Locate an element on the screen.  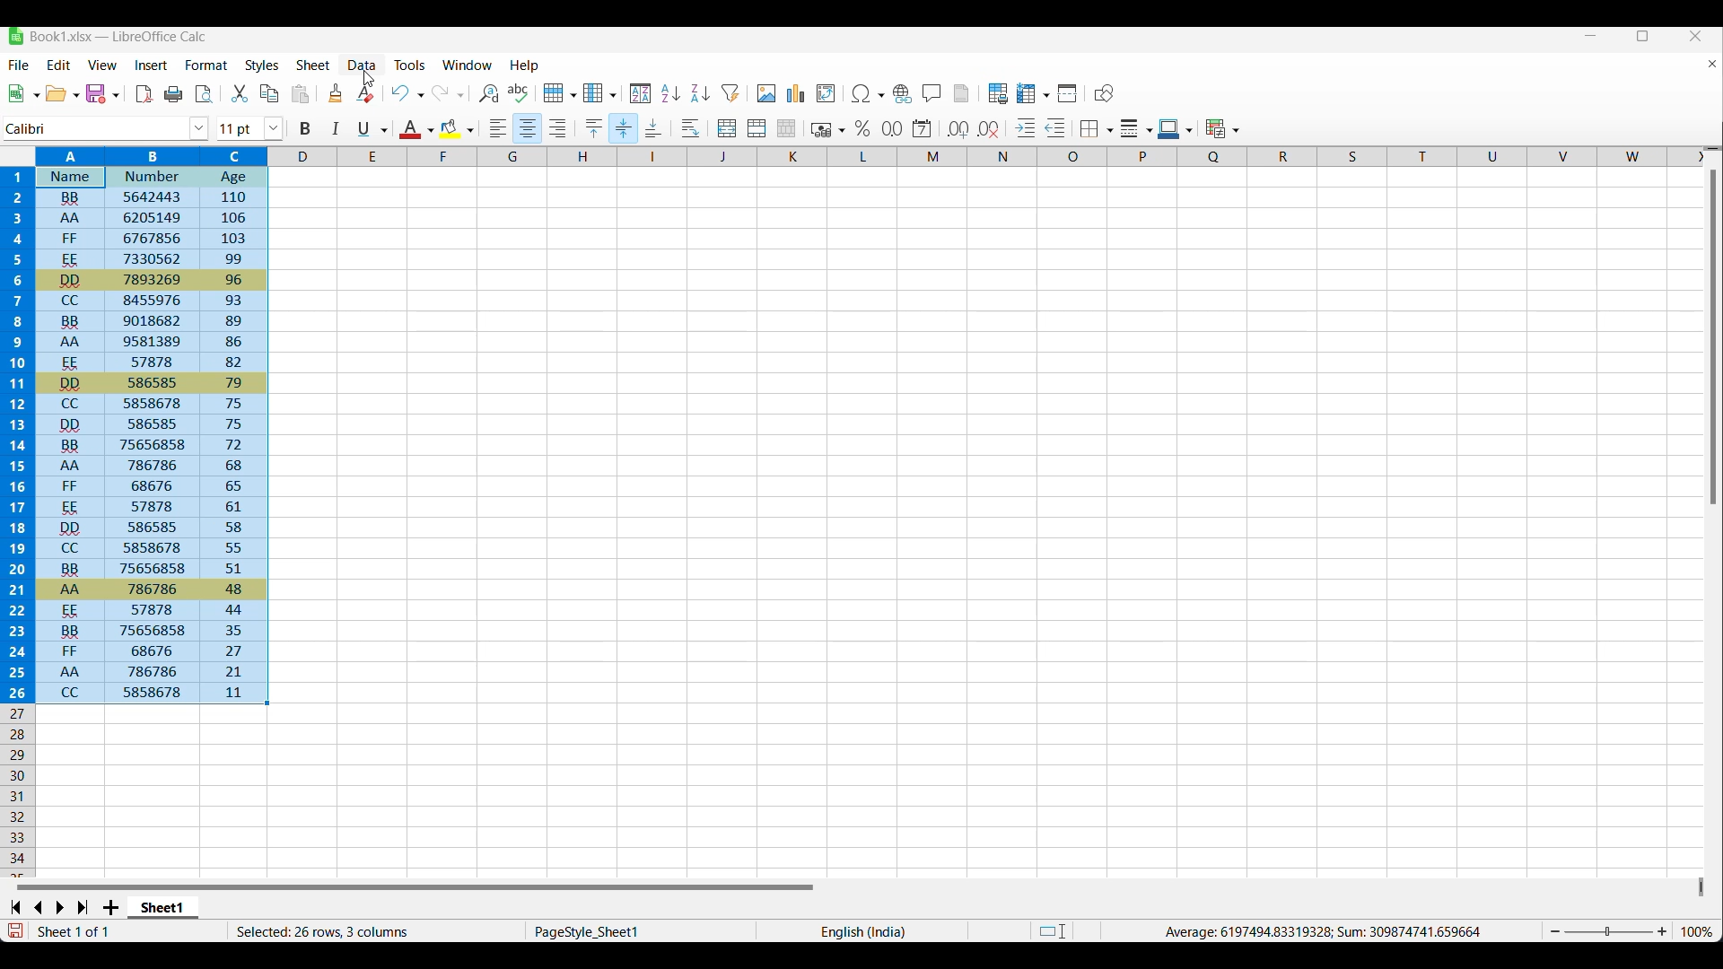
Increase indentation is located at coordinates (1027, 127).